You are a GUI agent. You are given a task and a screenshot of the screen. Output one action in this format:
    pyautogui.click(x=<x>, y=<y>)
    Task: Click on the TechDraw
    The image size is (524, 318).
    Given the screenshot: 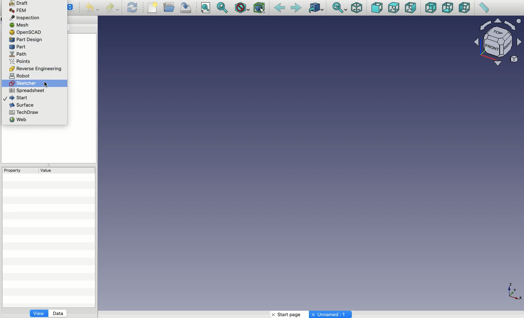 What is the action you would take?
    pyautogui.click(x=24, y=112)
    